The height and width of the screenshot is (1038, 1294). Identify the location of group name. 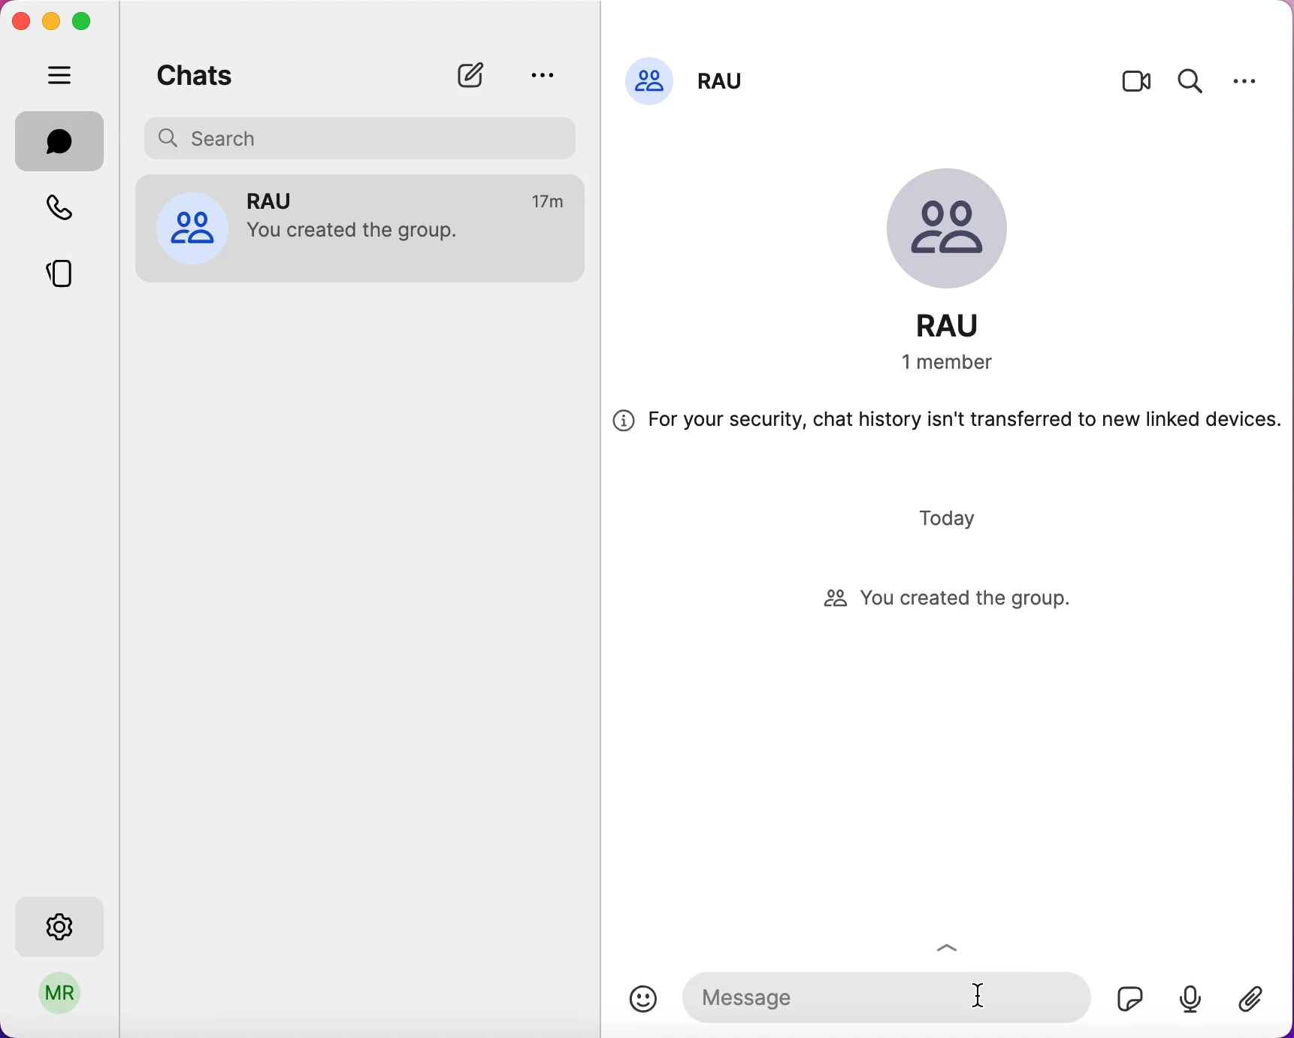
(964, 325).